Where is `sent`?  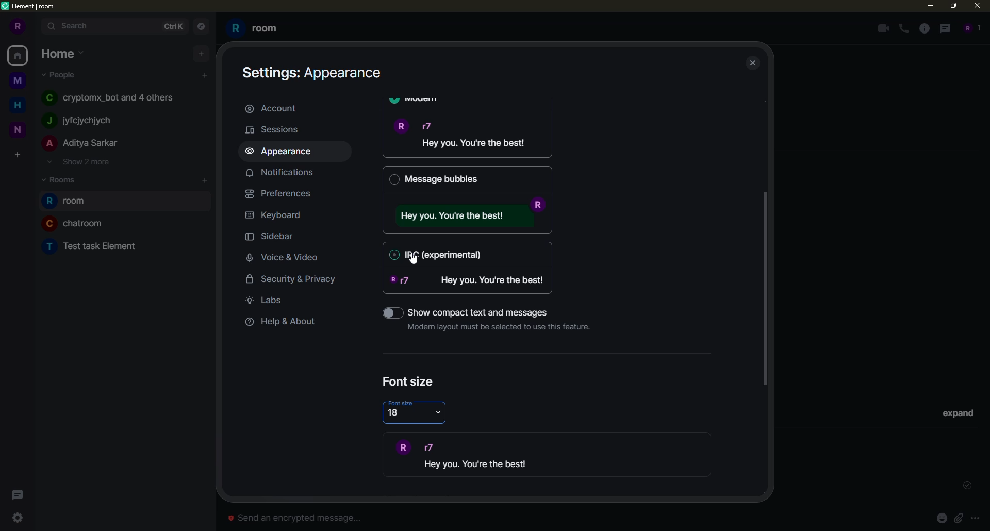
sent is located at coordinates (965, 487).